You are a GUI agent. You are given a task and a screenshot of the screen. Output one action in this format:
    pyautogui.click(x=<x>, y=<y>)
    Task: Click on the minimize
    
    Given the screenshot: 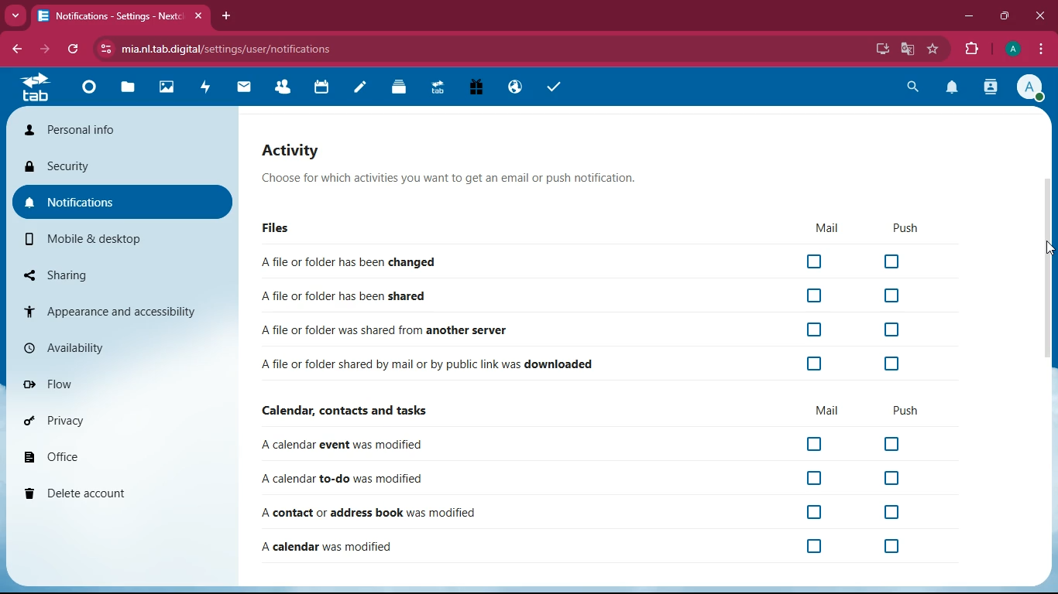 What is the action you would take?
    pyautogui.click(x=968, y=17)
    